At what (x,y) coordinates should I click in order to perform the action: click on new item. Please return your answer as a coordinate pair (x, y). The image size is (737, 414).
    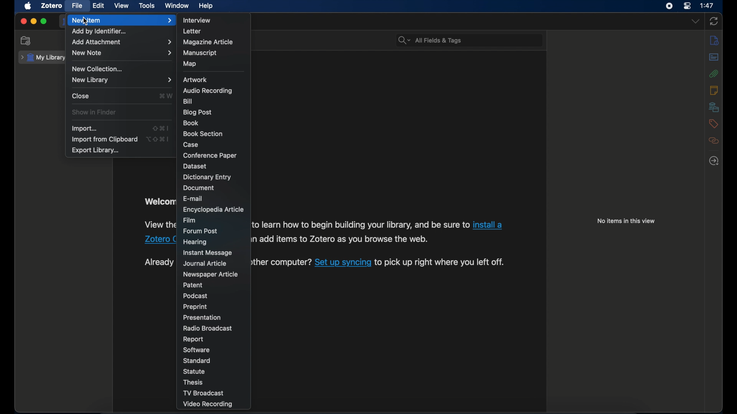
    Looking at the image, I should click on (121, 20).